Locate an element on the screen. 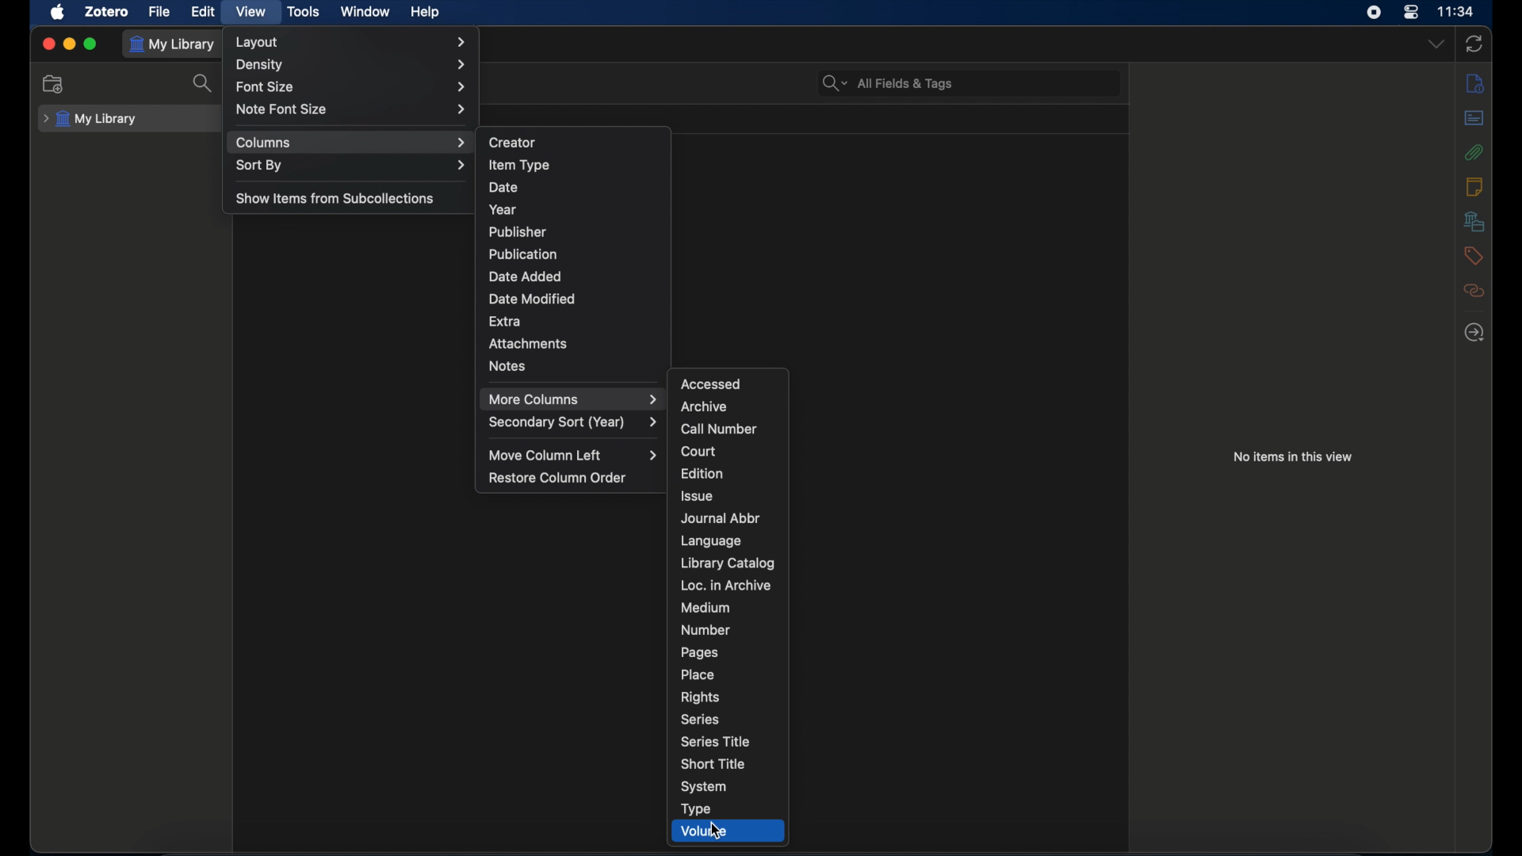  density is located at coordinates (351, 65).